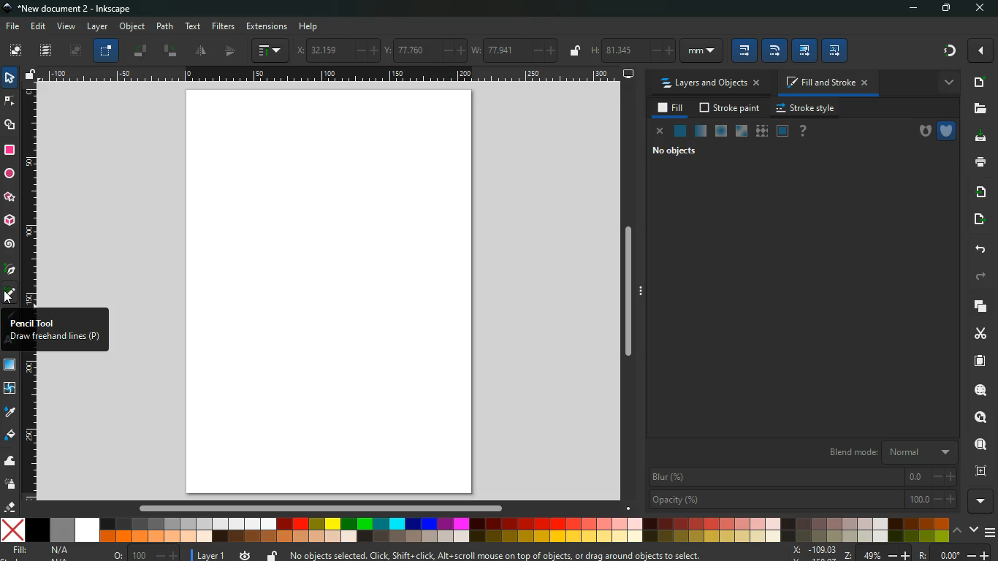  What do you see at coordinates (977, 109) in the screenshot?
I see `files` at bounding box center [977, 109].